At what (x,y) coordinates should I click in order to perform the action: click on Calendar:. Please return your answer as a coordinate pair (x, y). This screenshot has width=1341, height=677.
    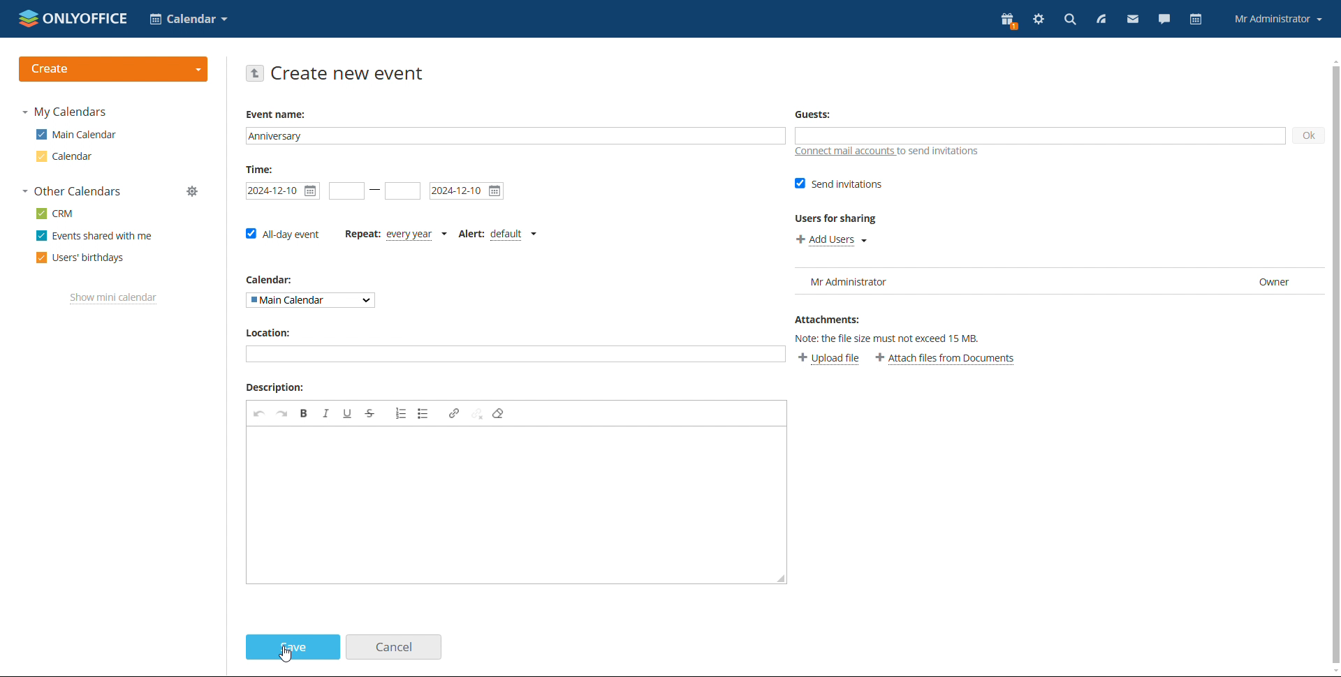
    Looking at the image, I should click on (264, 278).